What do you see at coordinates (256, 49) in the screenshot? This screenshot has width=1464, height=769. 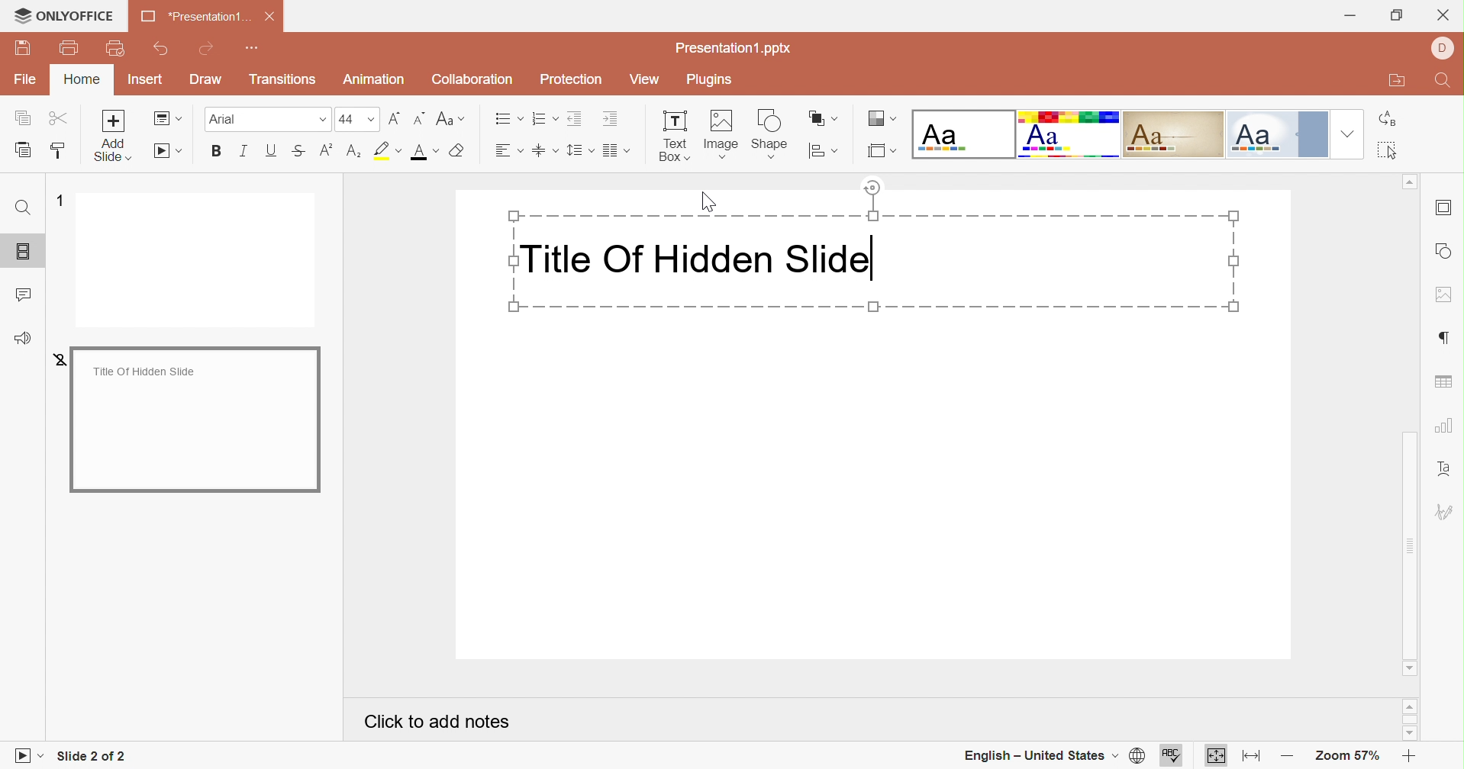 I see `Customize Quick Access Toolbar` at bounding box center [256, 49].